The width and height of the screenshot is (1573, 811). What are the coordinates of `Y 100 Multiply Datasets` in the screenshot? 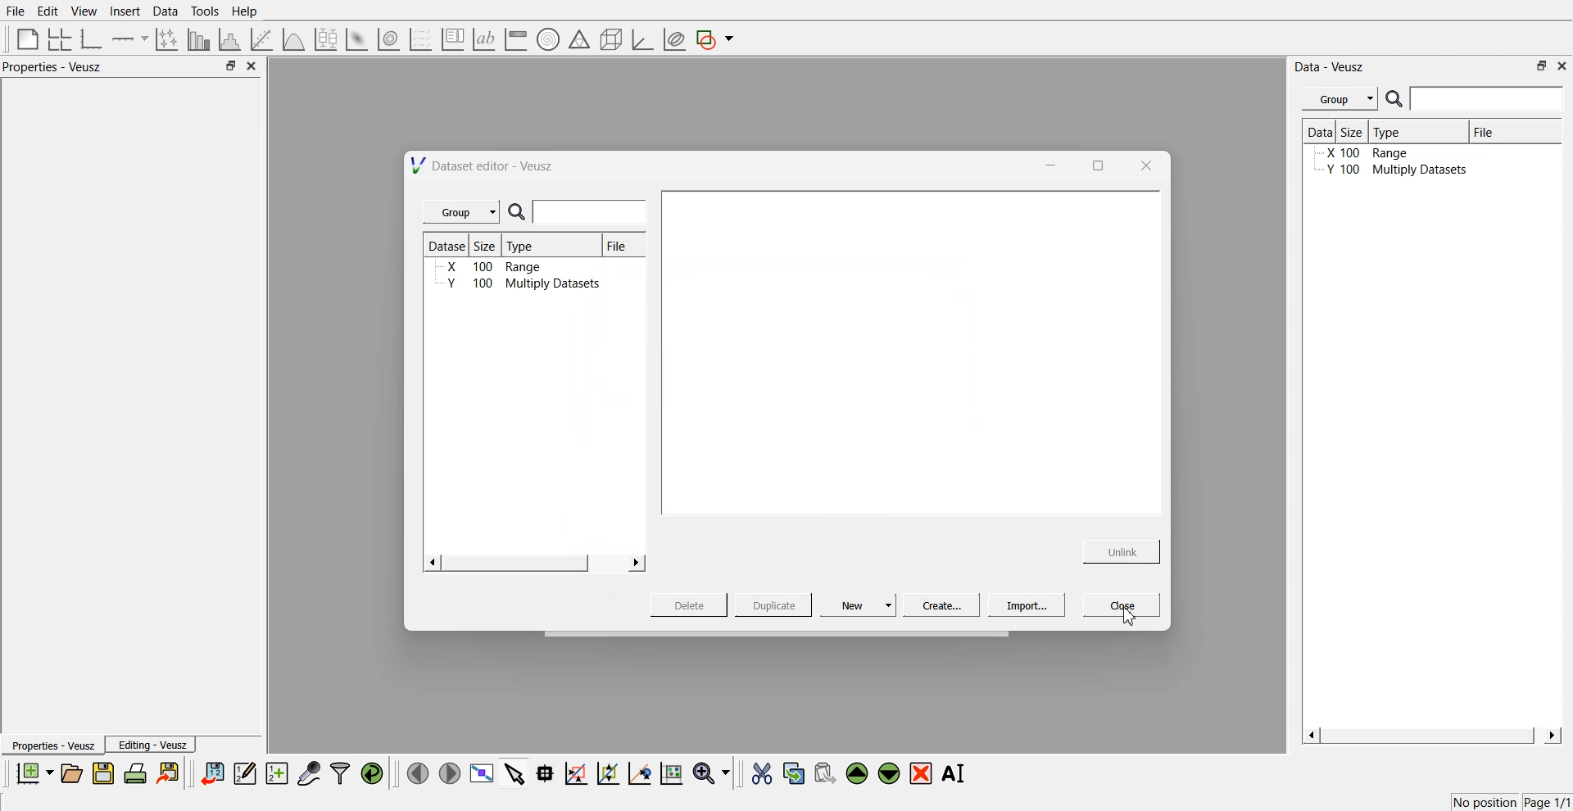 It's located at (1394, 170).